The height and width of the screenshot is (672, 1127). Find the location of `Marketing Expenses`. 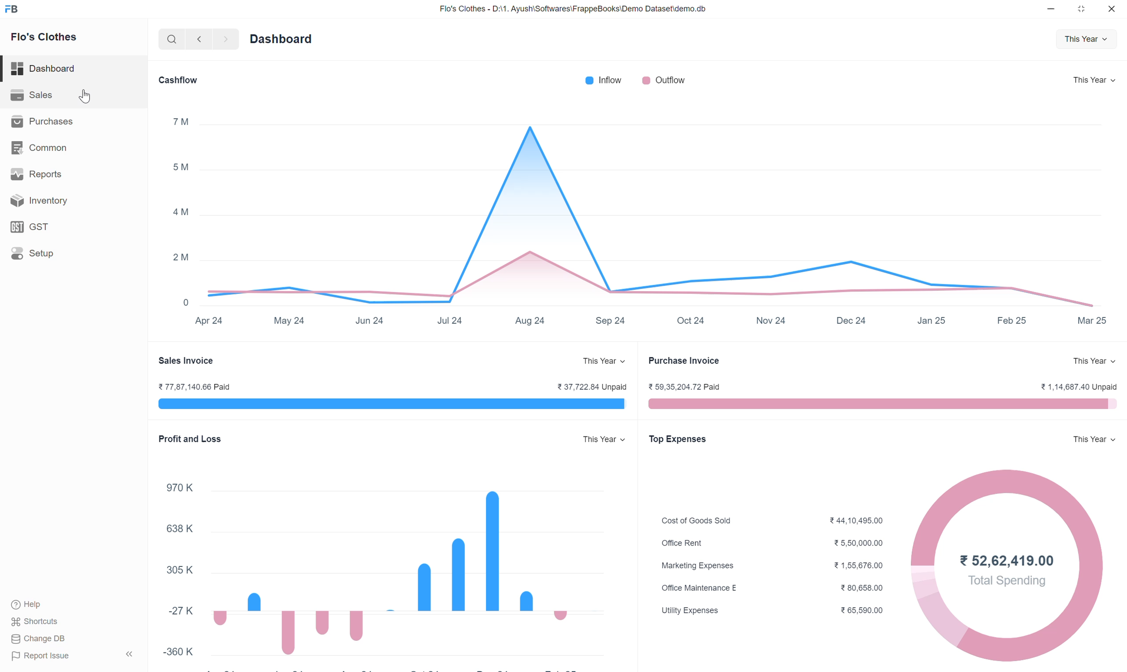

Marketing Expenses is located at coordinates (699, 565).